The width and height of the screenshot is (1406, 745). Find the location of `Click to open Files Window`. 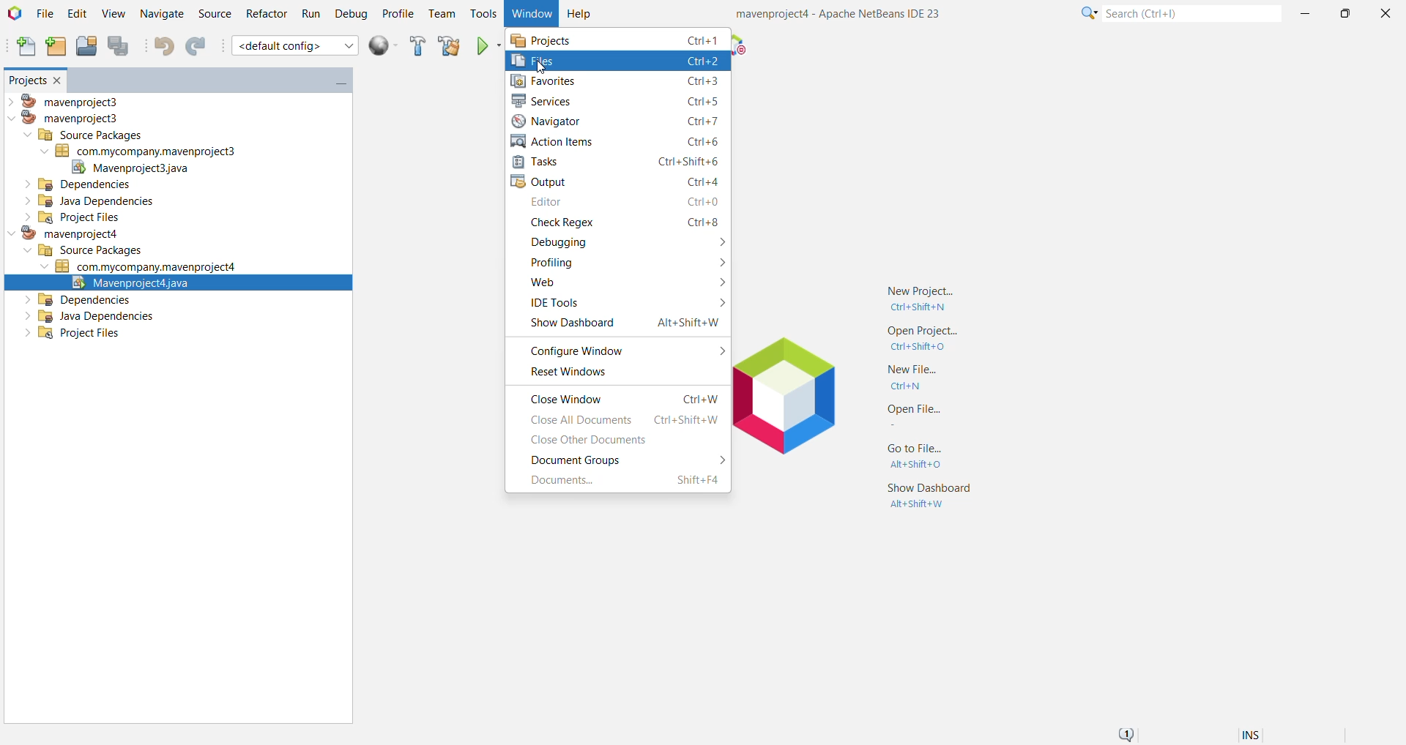

Click to open Files Window is located at coordinates (617, 59).